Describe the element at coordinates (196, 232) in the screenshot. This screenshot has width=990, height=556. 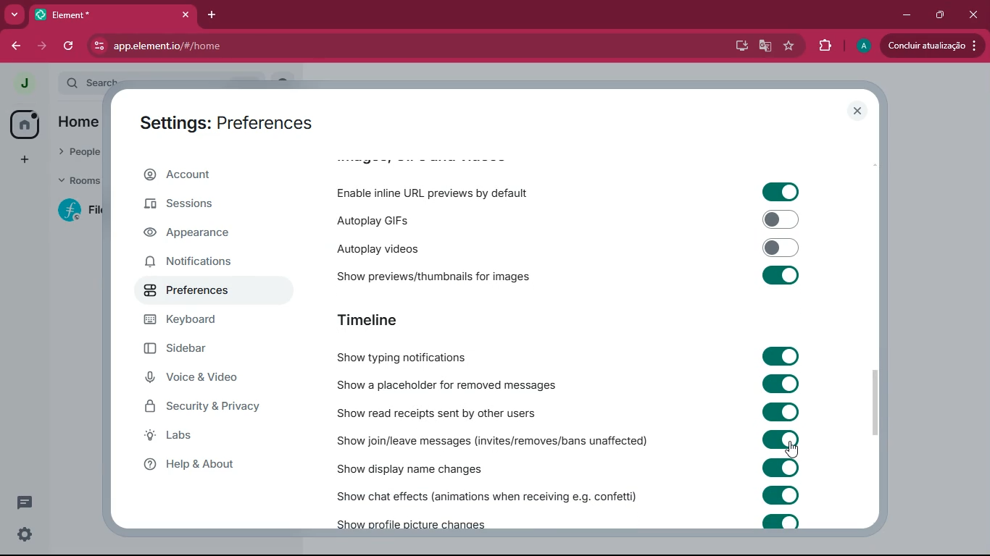
I see `appearance` at that location.